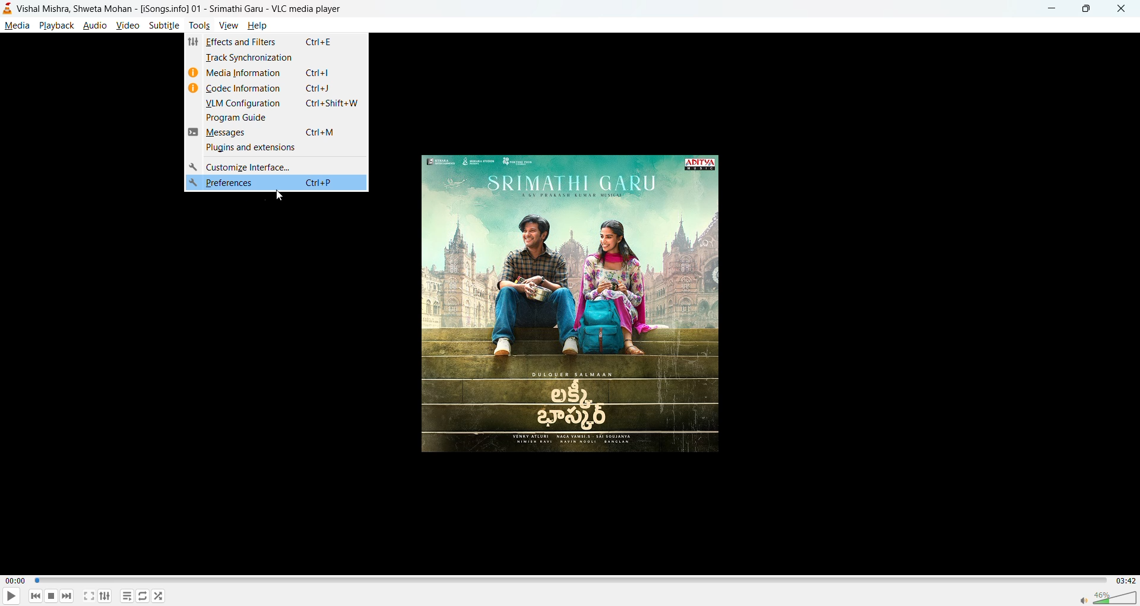 The height and width of the screenshot is (606, 1140). What do you see at coordinates (569, 581) in the screenshot?
I see `track slider` at bounding box center [569, 581].